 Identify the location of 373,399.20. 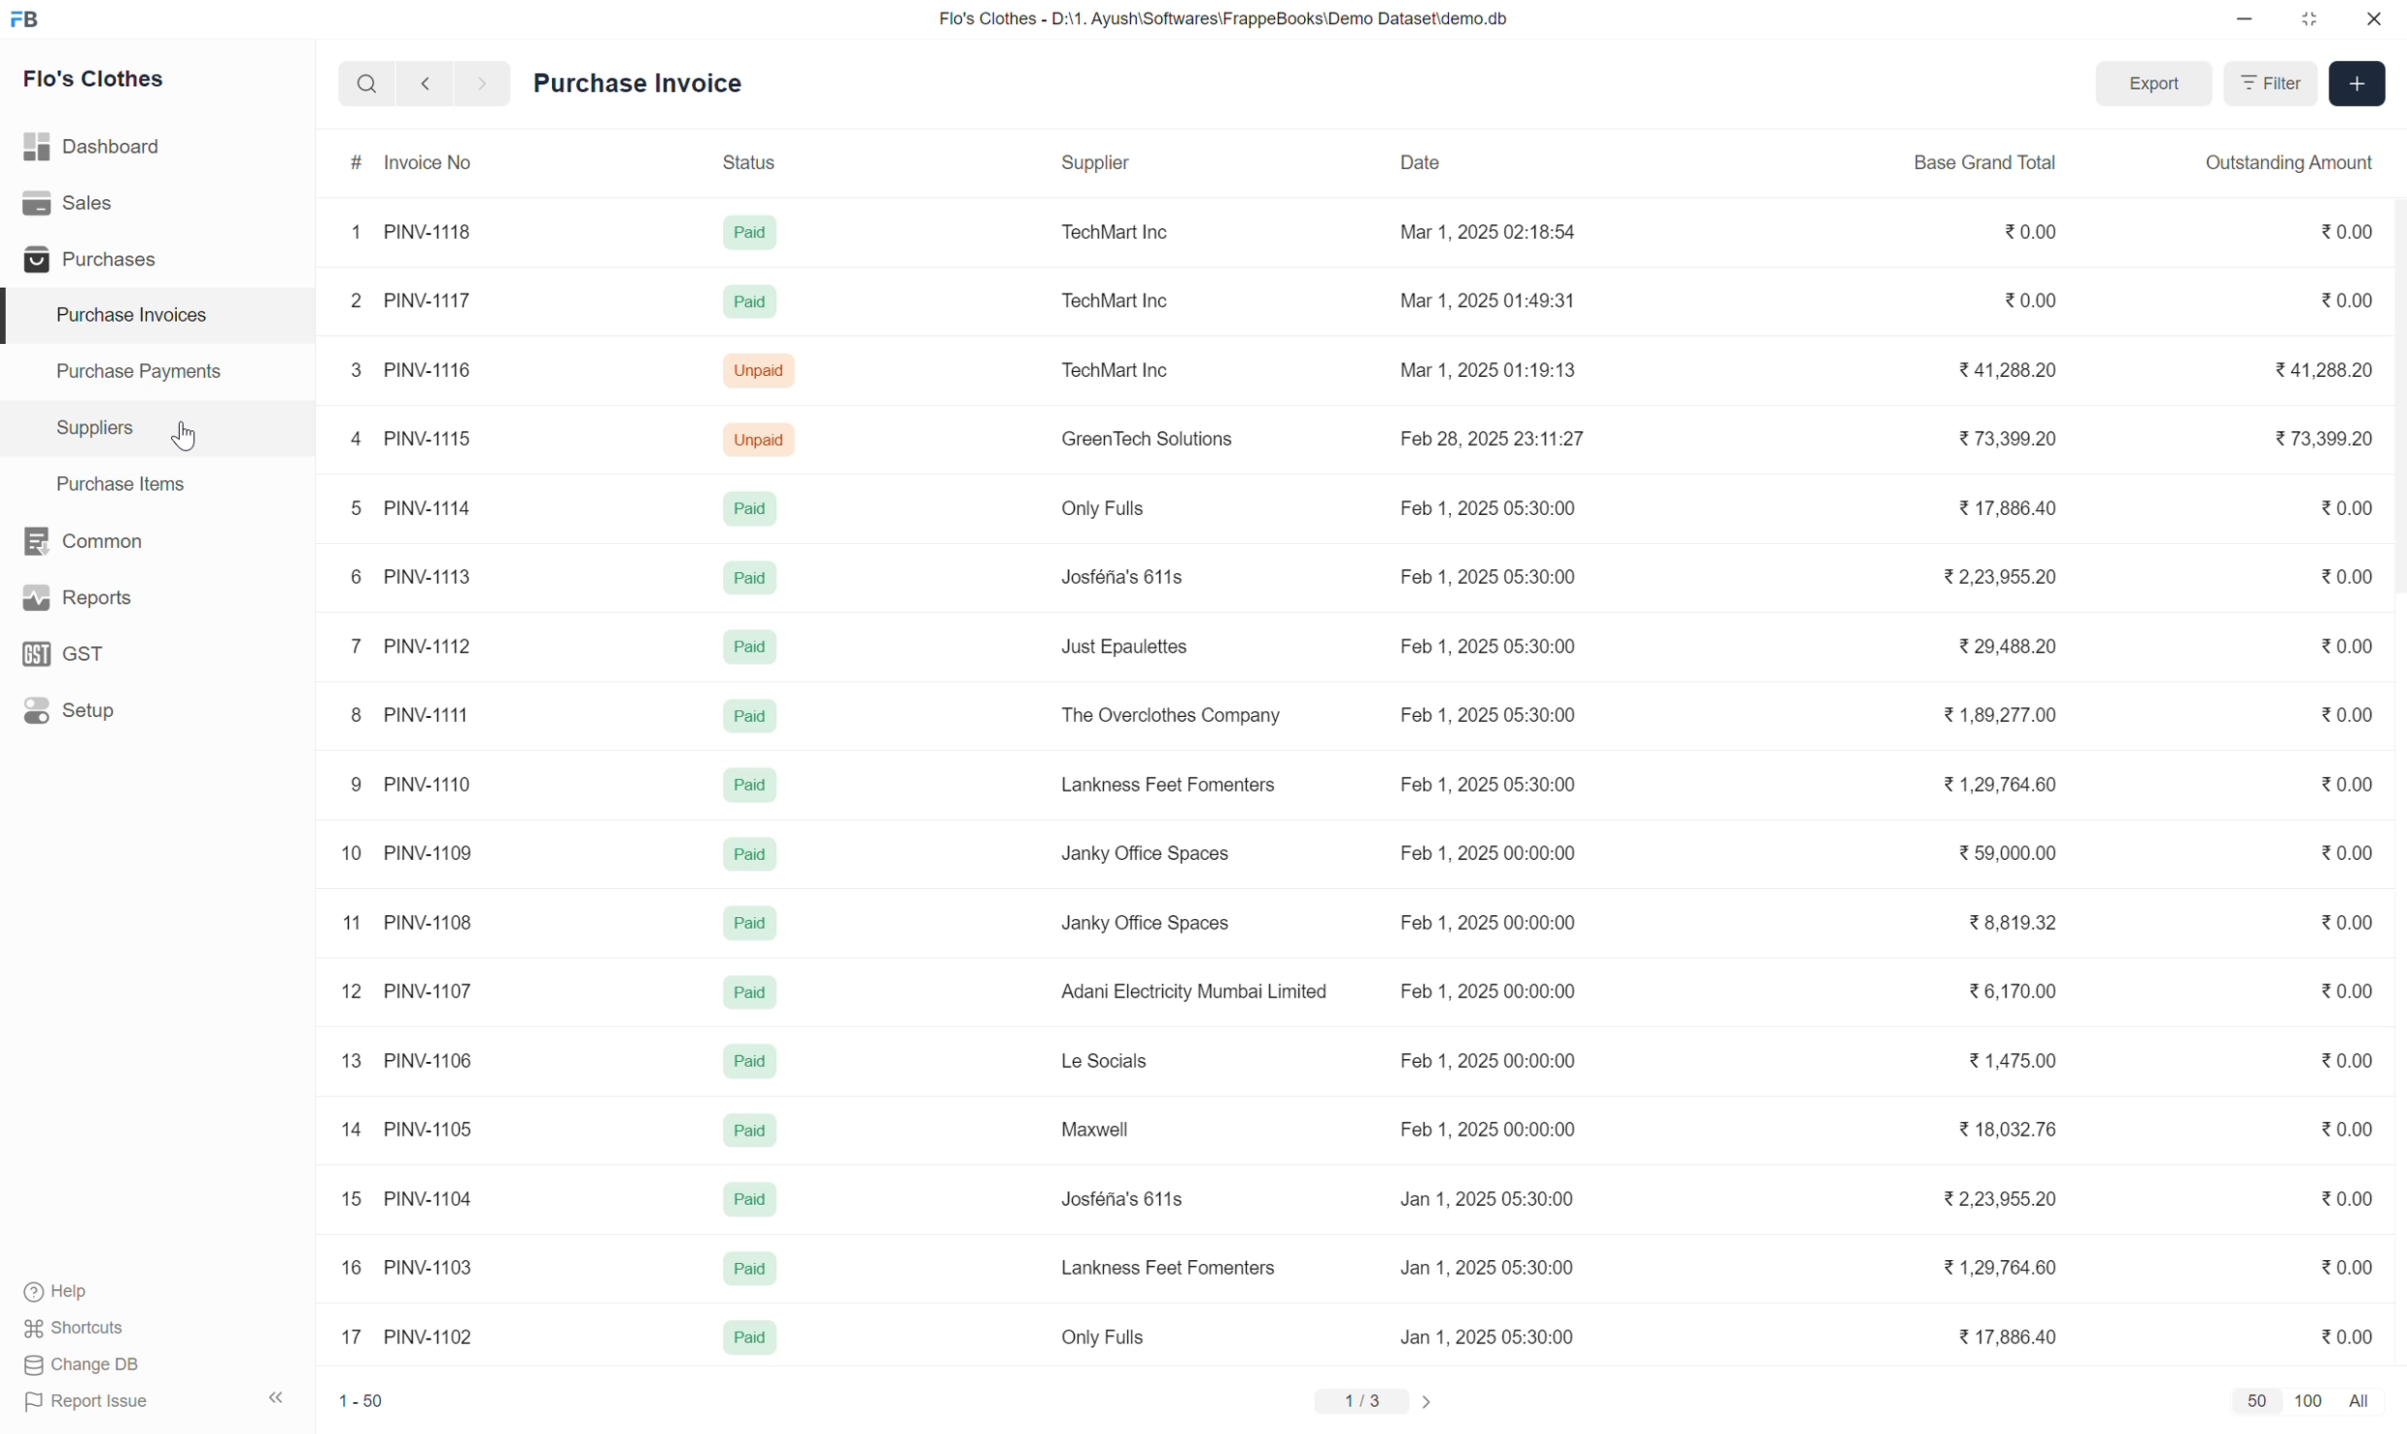
(1999, 439).